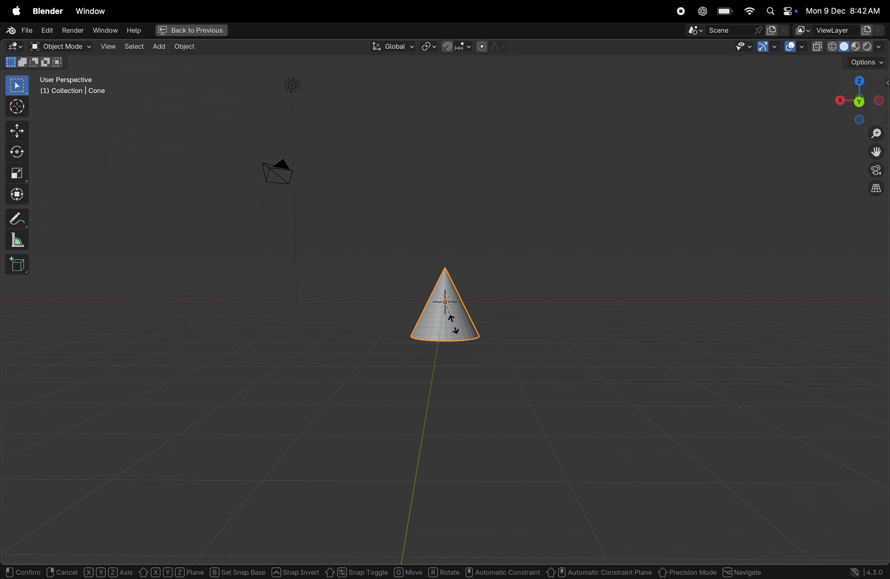  What do you see at coordinates (74, 85) in the screenshot?
I see `user perspective` at bounding box center [74, 85].